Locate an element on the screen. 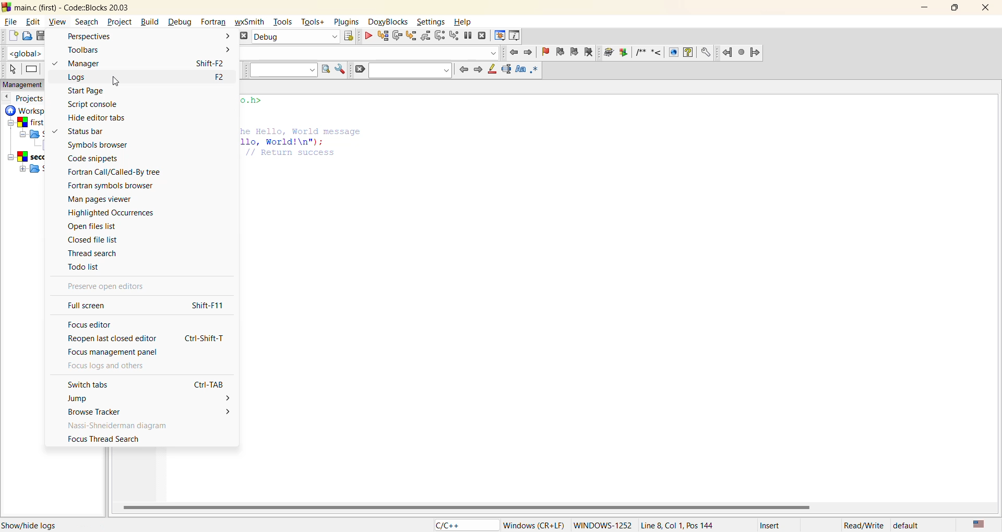 This screenshot has width=1002, height=532. jump back is located at coordinates (727, 51).